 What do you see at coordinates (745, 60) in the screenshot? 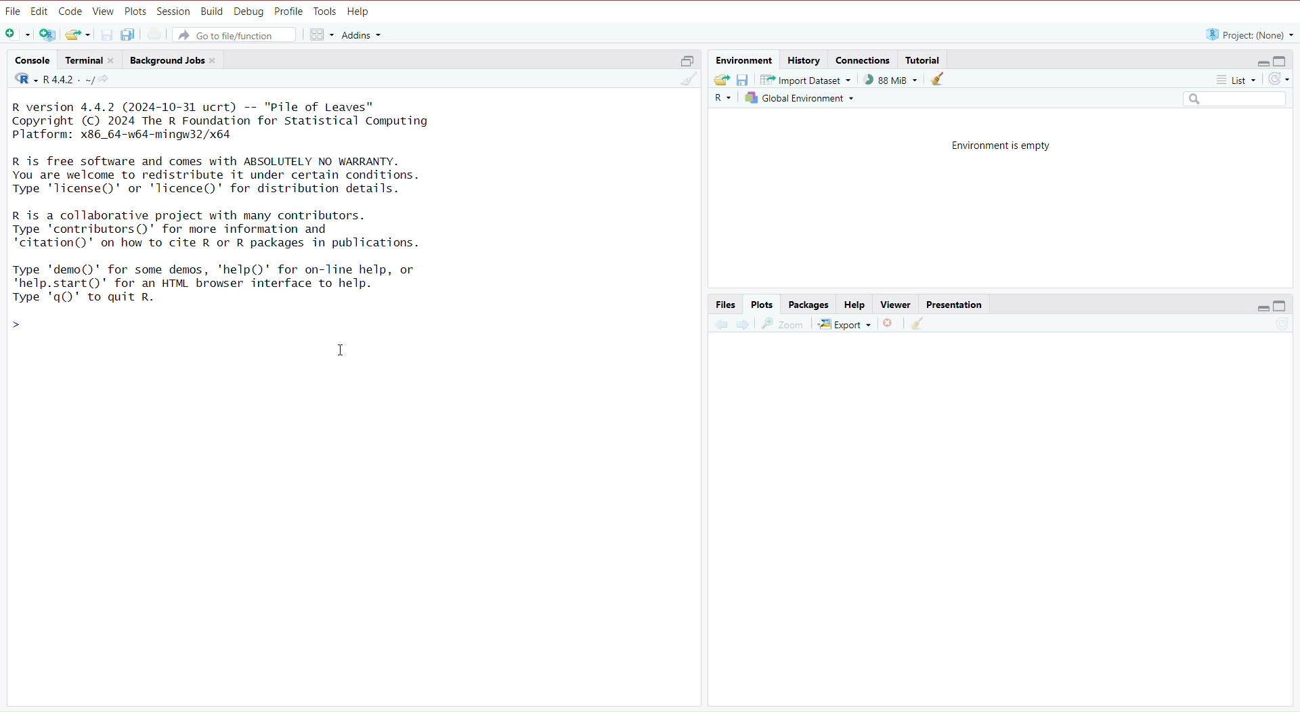
I see `environment` at bounding box center [745, 60].